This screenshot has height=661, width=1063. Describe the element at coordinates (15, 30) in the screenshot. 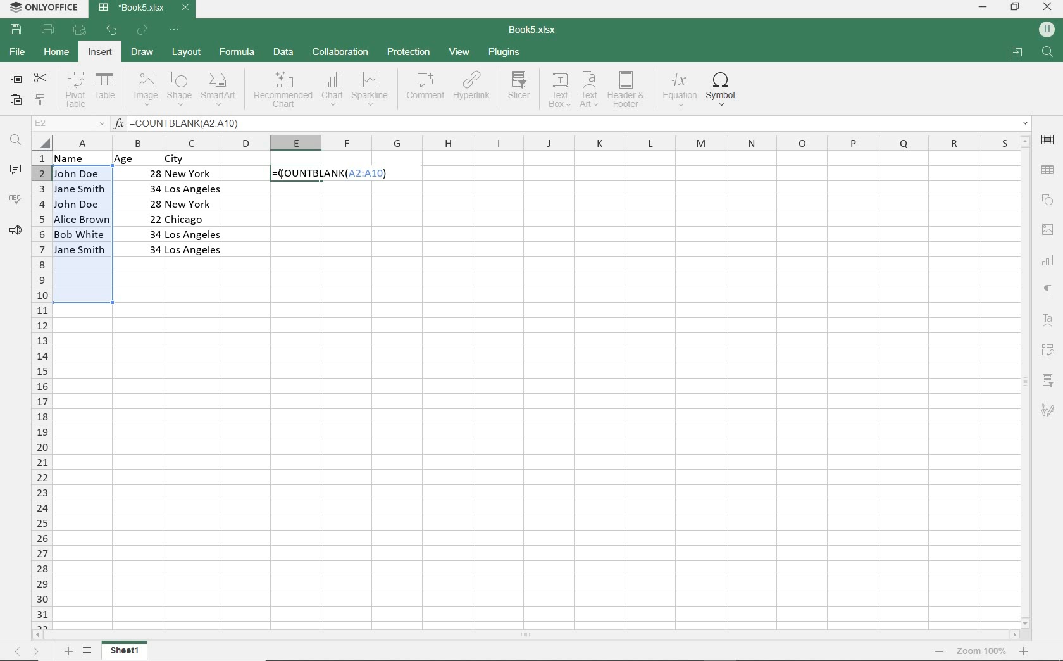

I see `SAVE` at that location.